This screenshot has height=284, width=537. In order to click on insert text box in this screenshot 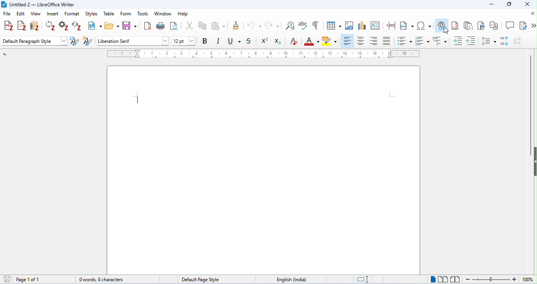, I will do `click(377, 26)`.